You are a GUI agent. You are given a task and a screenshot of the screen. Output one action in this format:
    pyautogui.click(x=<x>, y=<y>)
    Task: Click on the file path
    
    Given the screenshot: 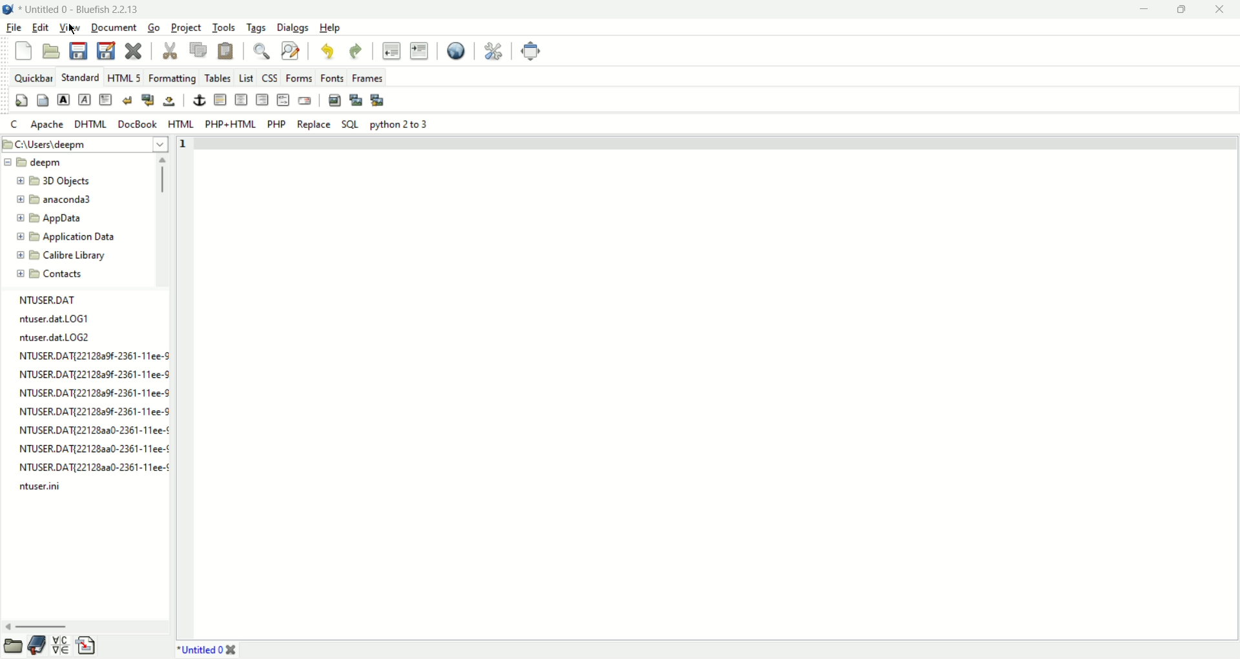 What is the action you would take?
    pyautogui.click(x=85, y=145)
    